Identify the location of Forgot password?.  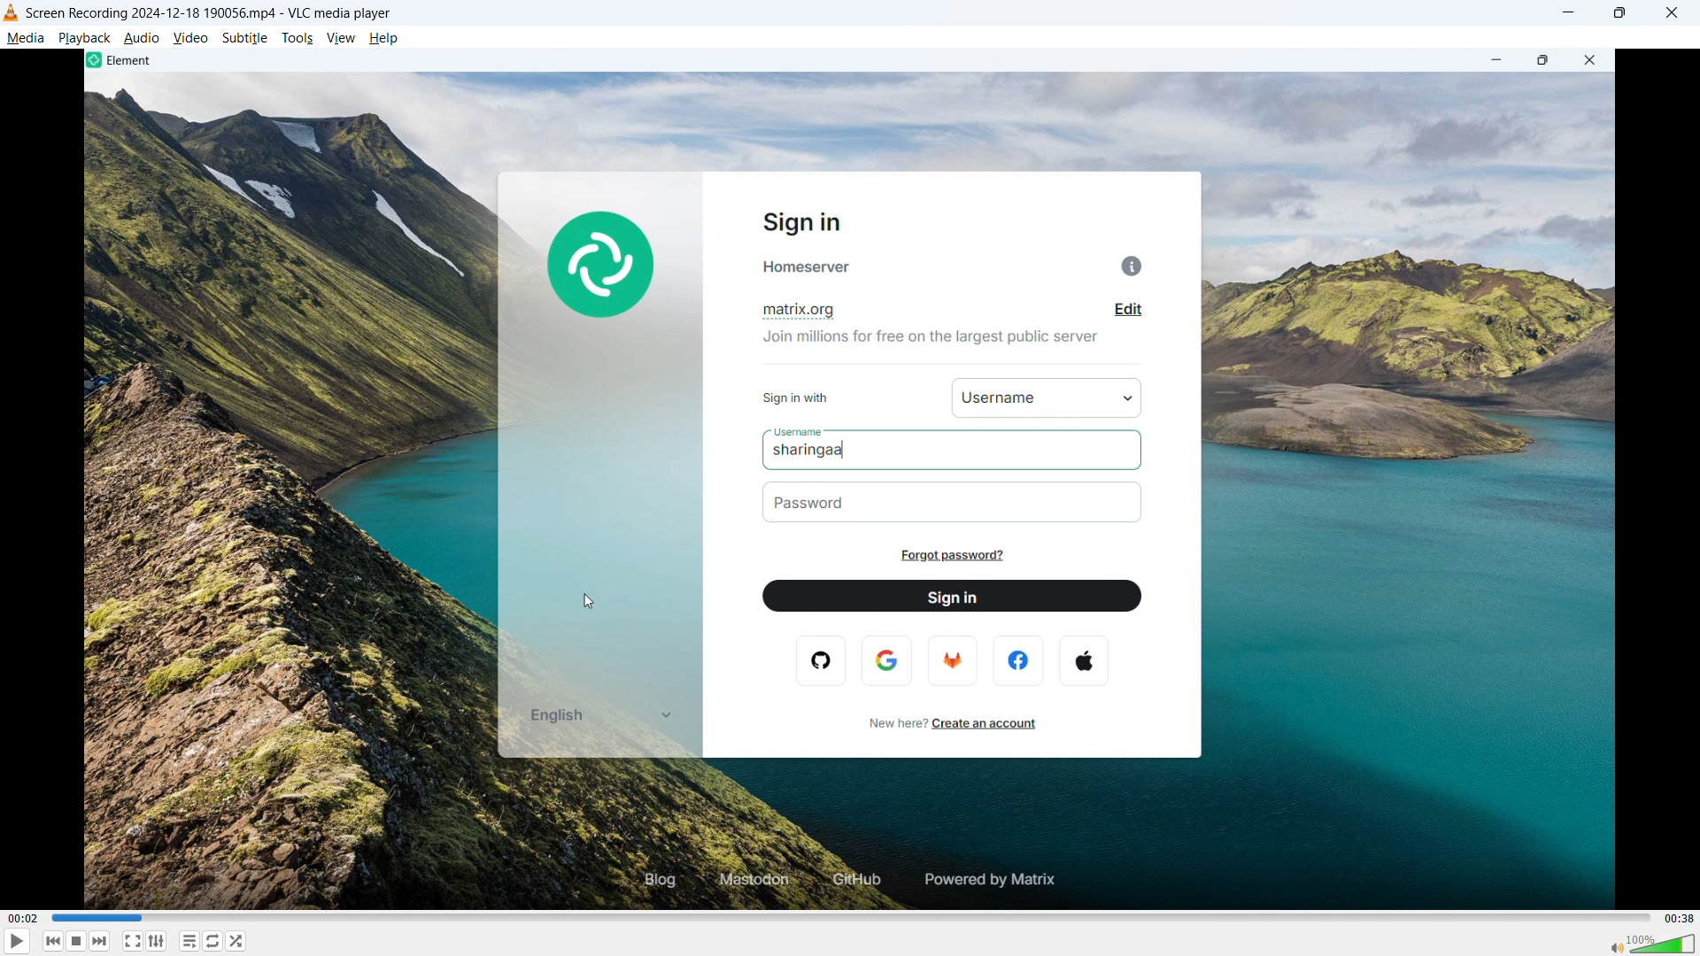
(959, 557).